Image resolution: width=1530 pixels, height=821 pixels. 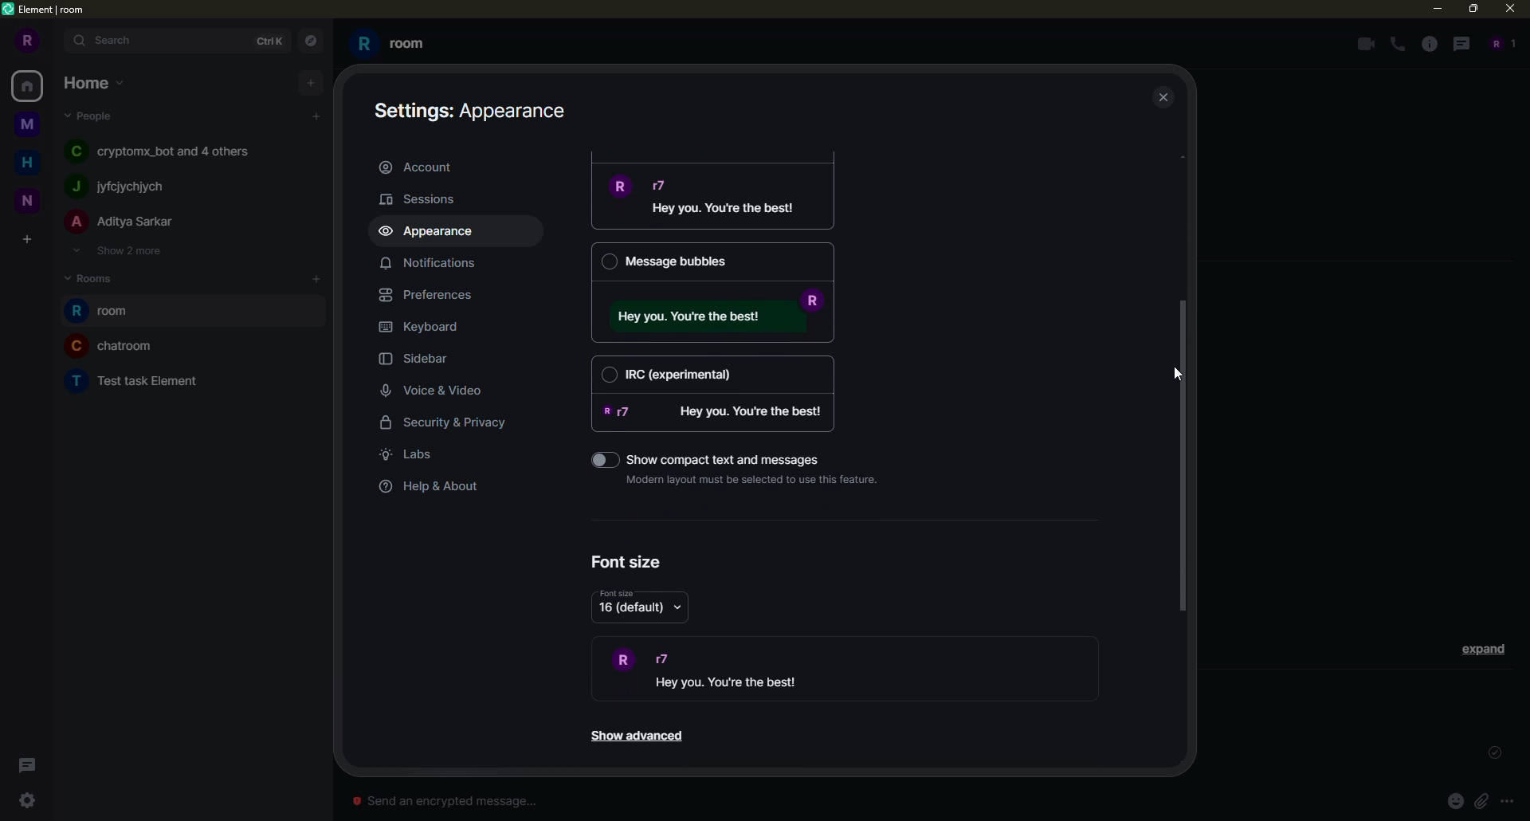 I want to click on 16, so click(x=631, y=608).